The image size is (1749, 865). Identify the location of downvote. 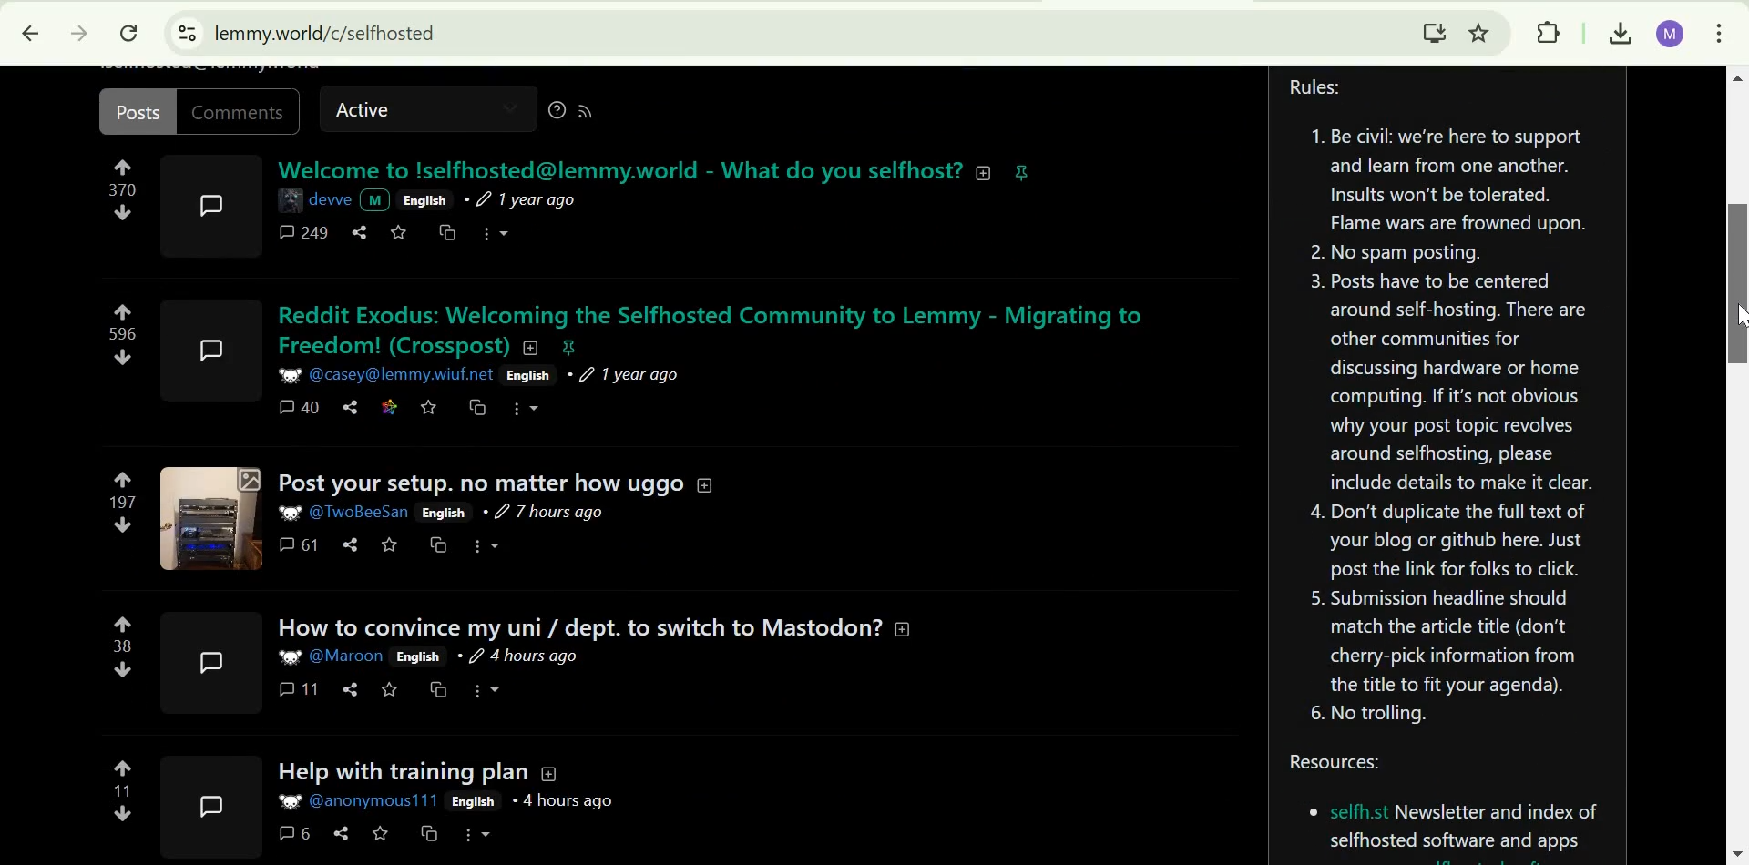
(124, 669).